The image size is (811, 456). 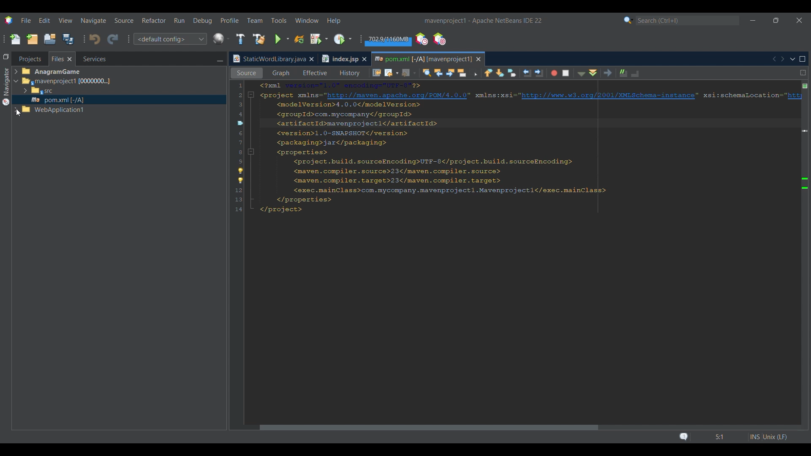 I want to click on Cursor clicking on expand, so click(x=18, y=113).